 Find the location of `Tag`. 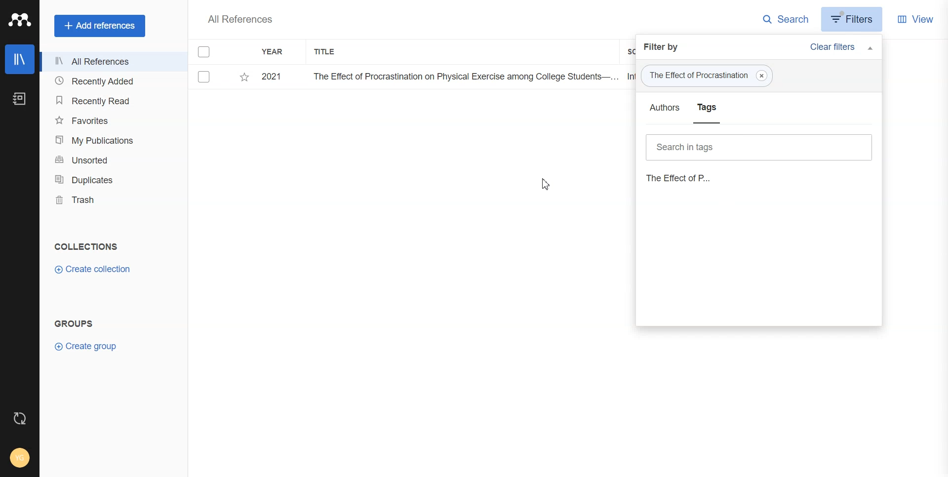

Tag is located at coordinates (708, 76).